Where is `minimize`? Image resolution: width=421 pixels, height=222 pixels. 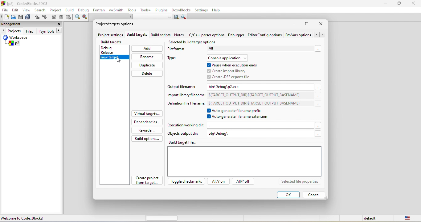 minimize is located at coordinates (387, 5).